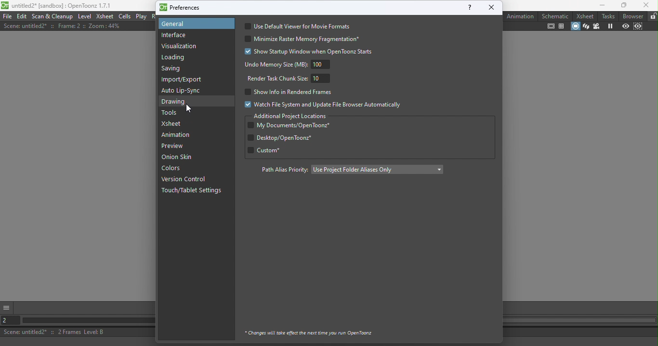 This screenshot has height=346, width=658. What do you see at coordinates (276, 138) in the screenshot?
I see `Desktop/OpenToonz*` at bounding box center [276, 138].